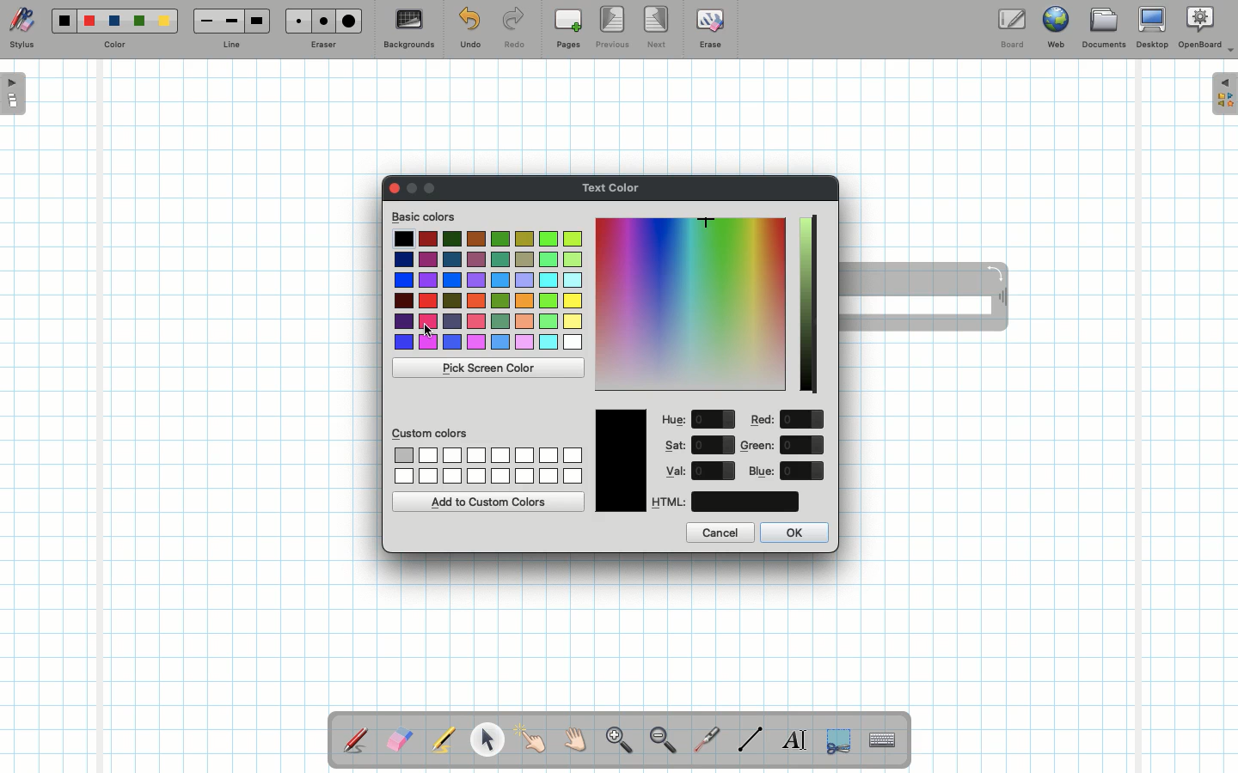  I want to click on Previous, so click(614, 28).